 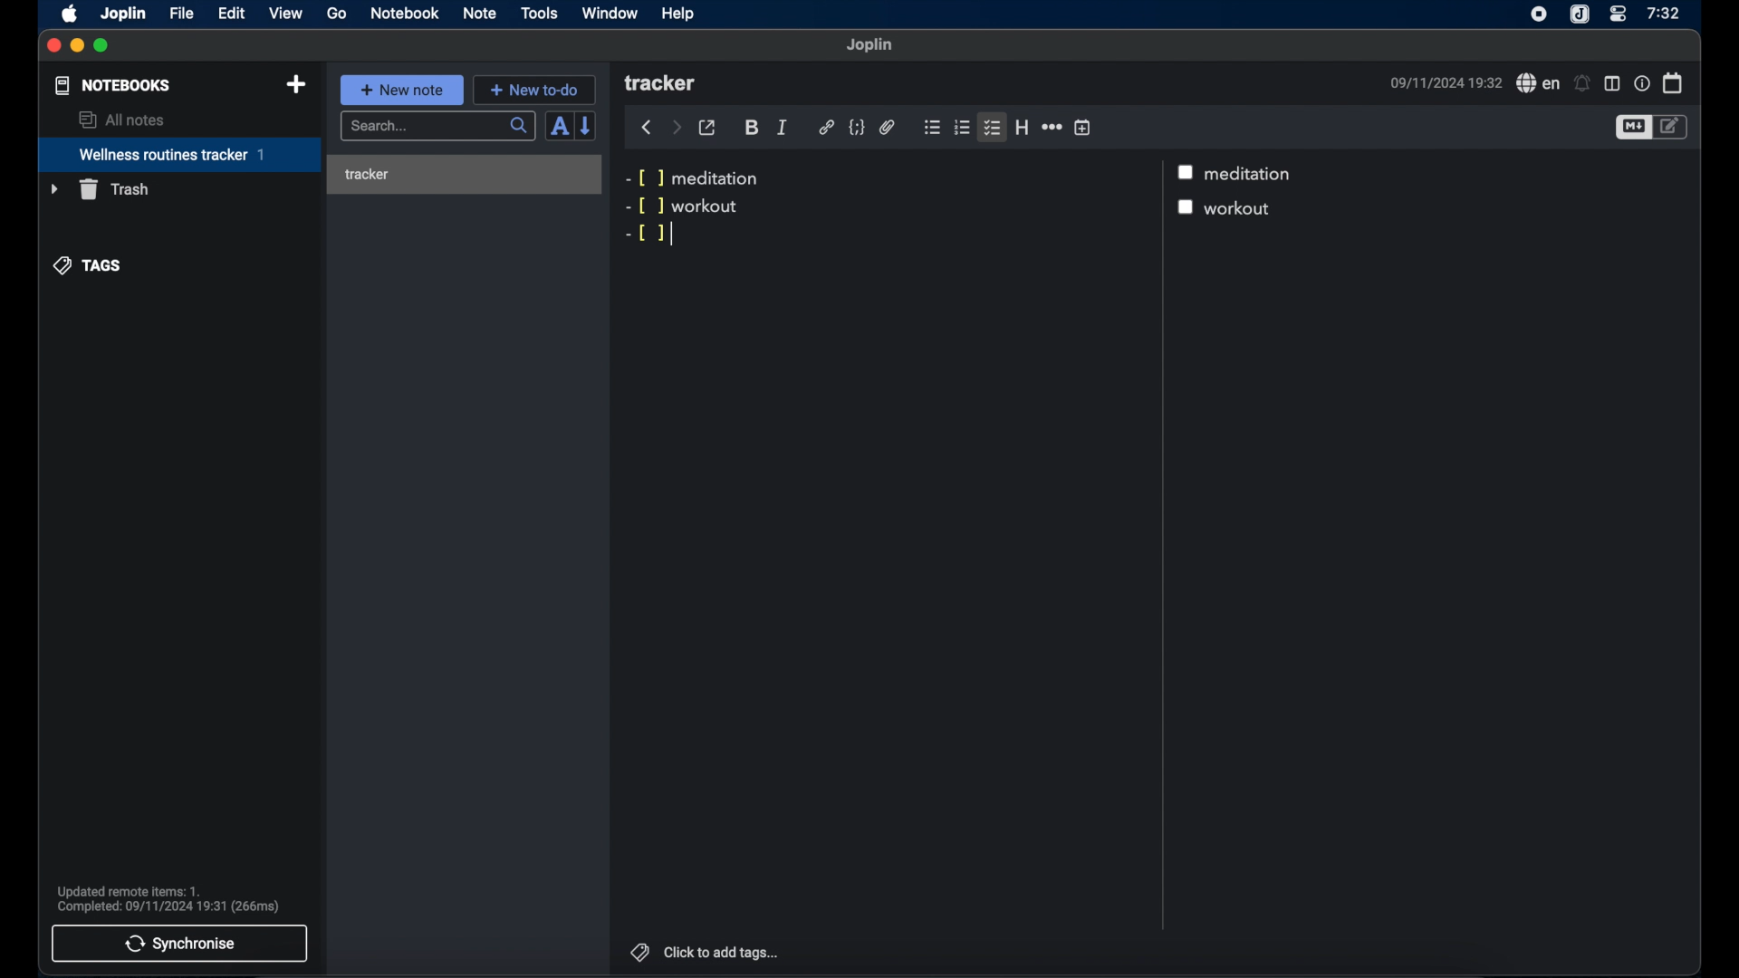 What do you see at coordinates (856, 128) in the screenshot?
I see `code` at bounding box center [856, 128].